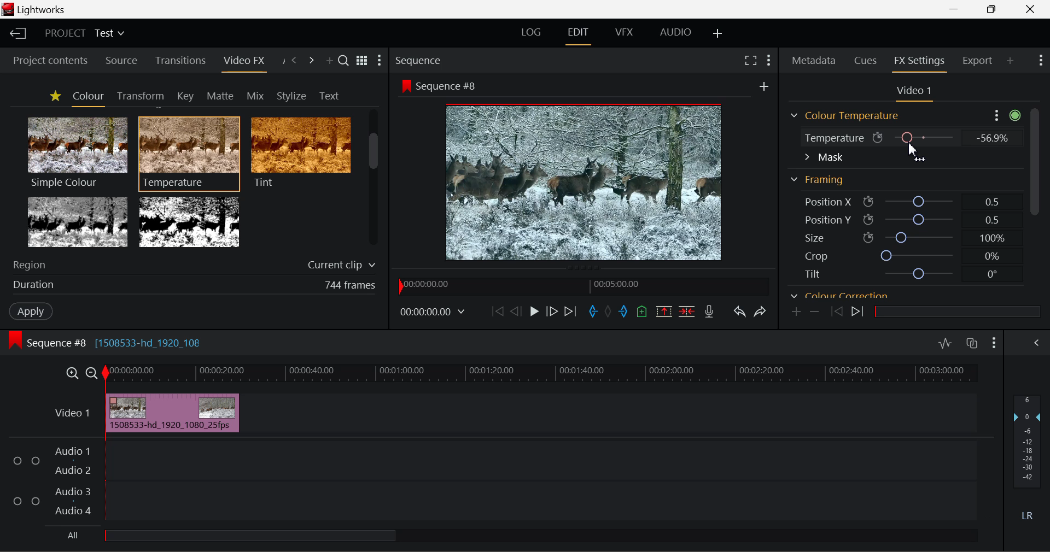 This screenshot has height=552, width=1050. I want to click on Scroll Bar, so click(374, 180).